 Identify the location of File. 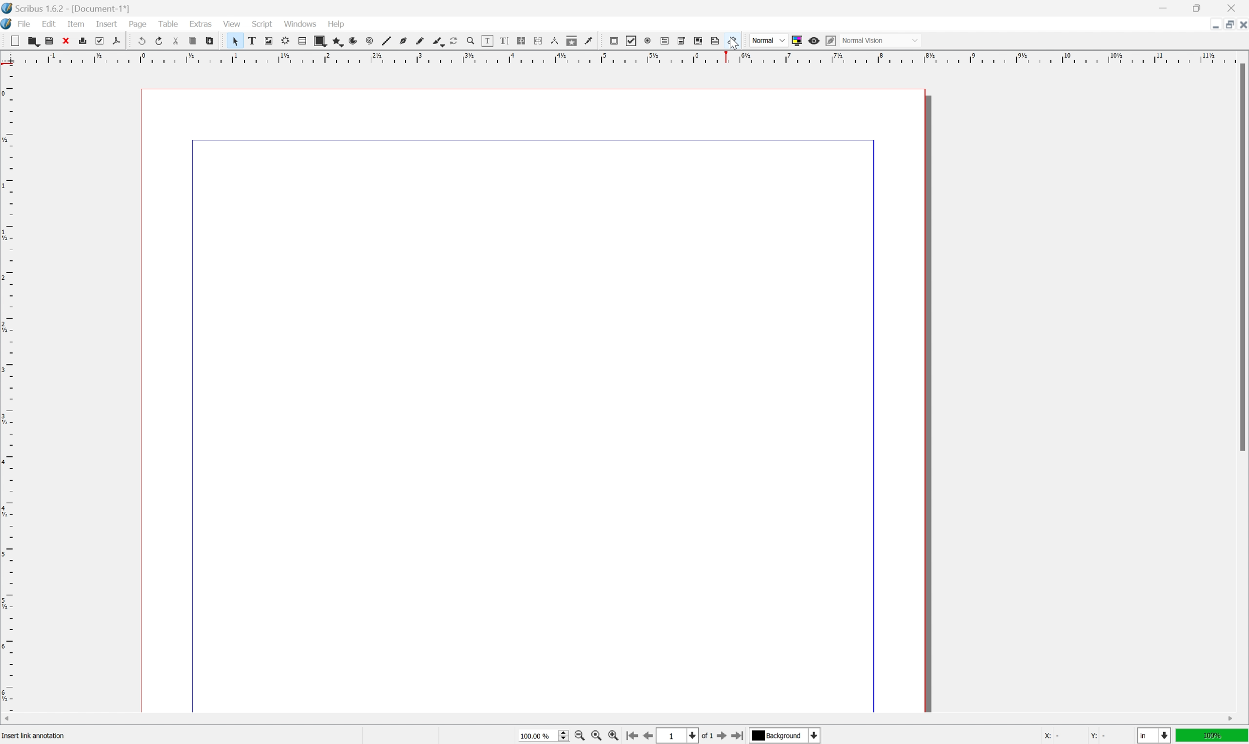
(25, 24).